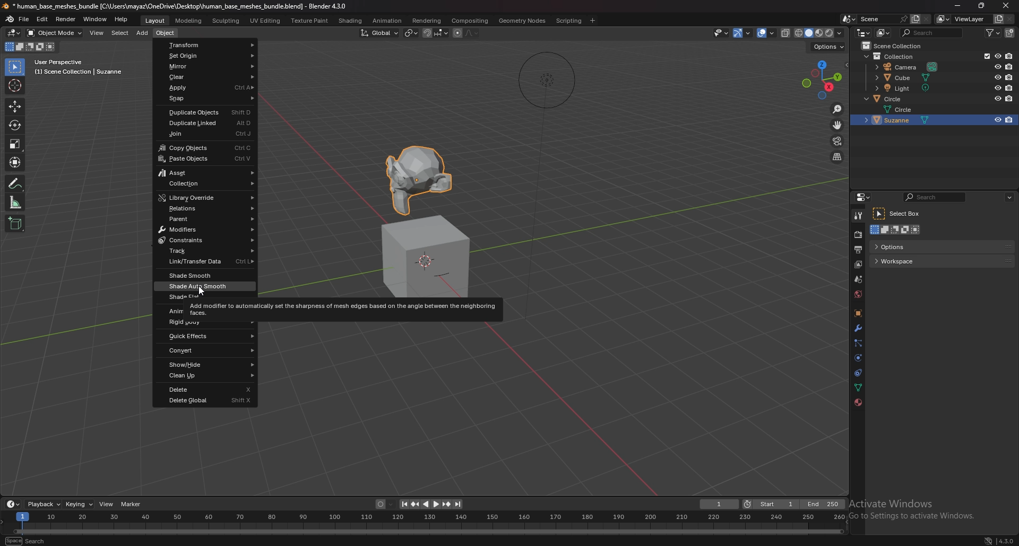  I want to click on jump to keyframe, so click(446, 504).